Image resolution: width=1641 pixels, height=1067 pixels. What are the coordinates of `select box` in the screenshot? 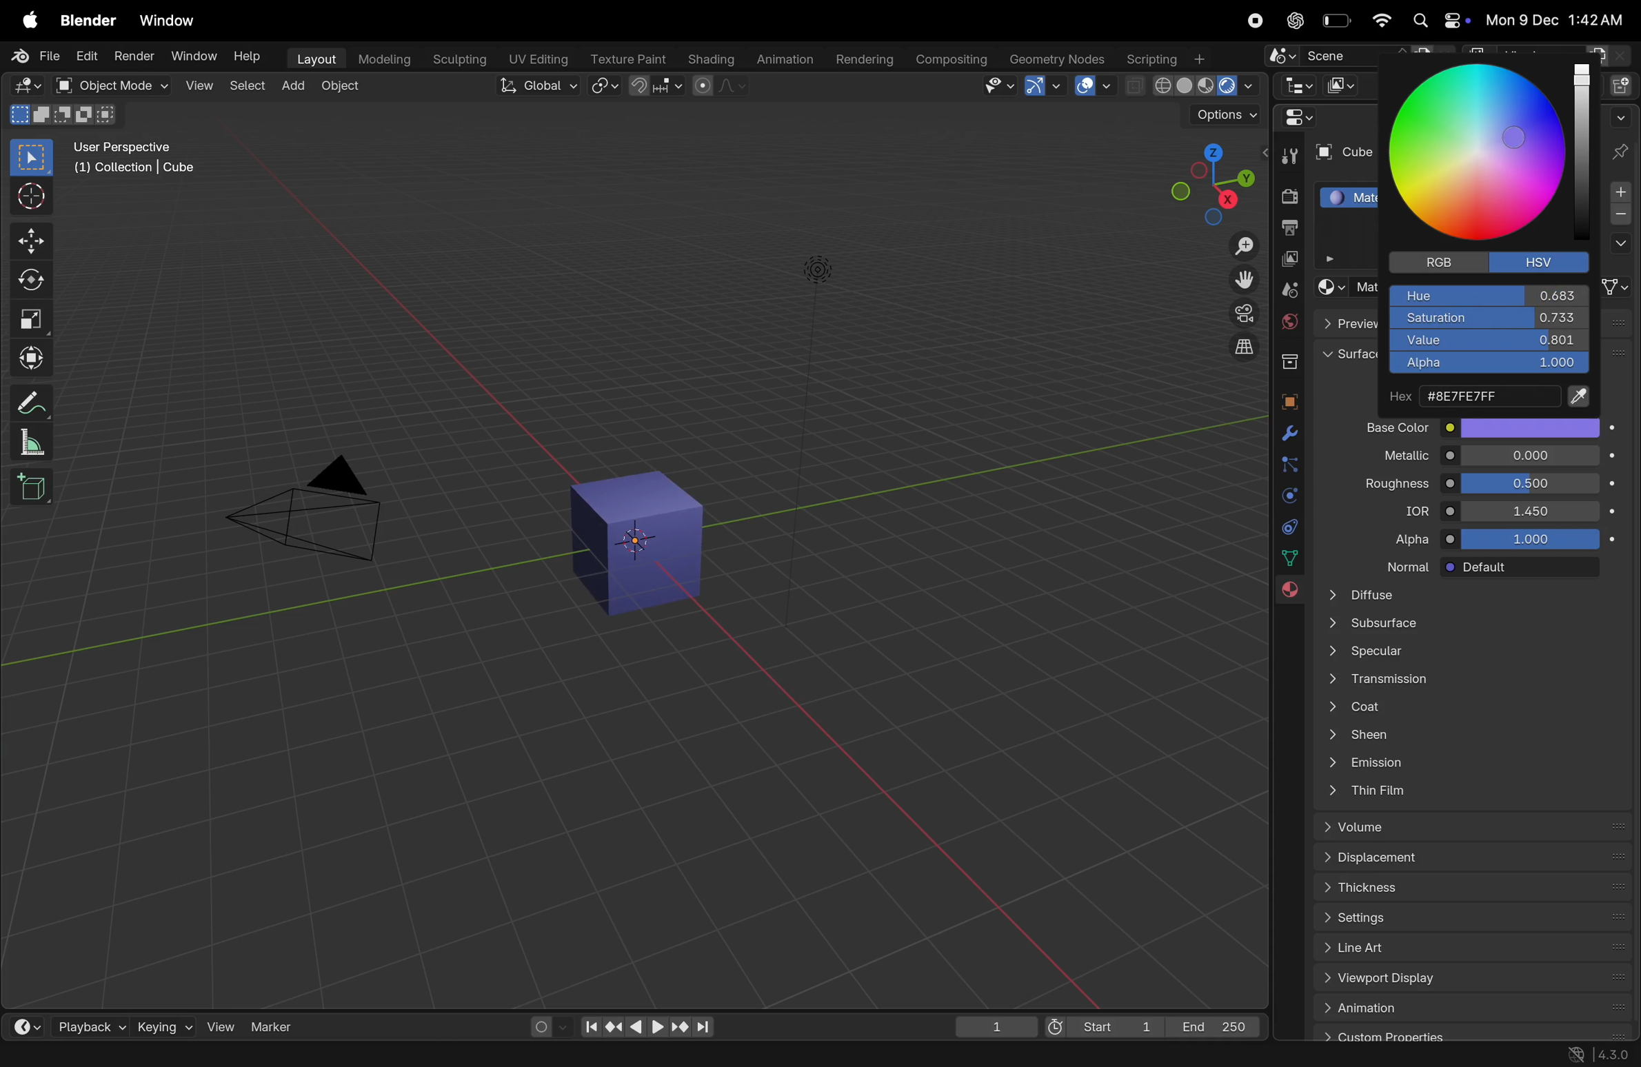 It's located at (31, 158).